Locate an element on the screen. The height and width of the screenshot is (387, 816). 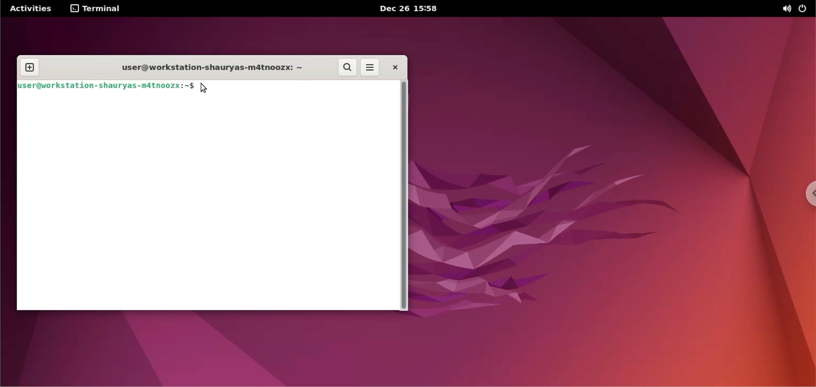
Dec 26 15:58  is located at coordinates (408, 8).